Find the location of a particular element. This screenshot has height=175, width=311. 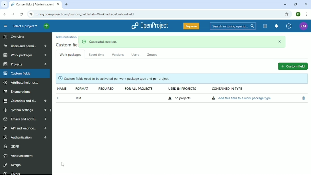

Cursor is located at coordinates (63, 164).